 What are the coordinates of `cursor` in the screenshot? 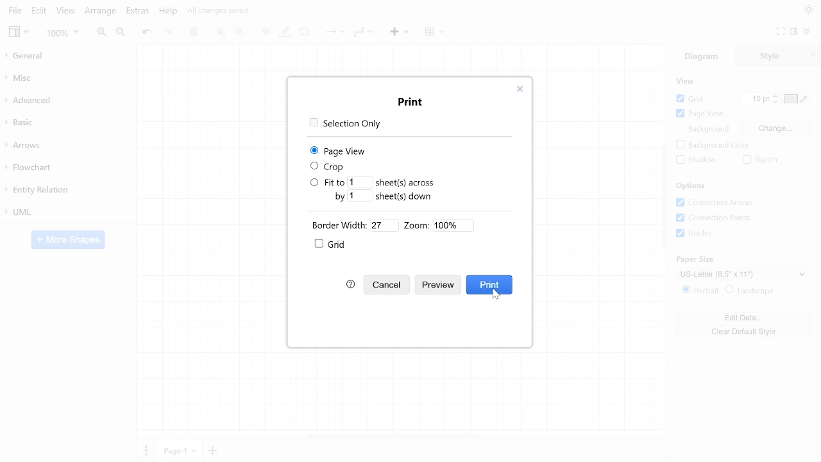 It's located at (496, 296).